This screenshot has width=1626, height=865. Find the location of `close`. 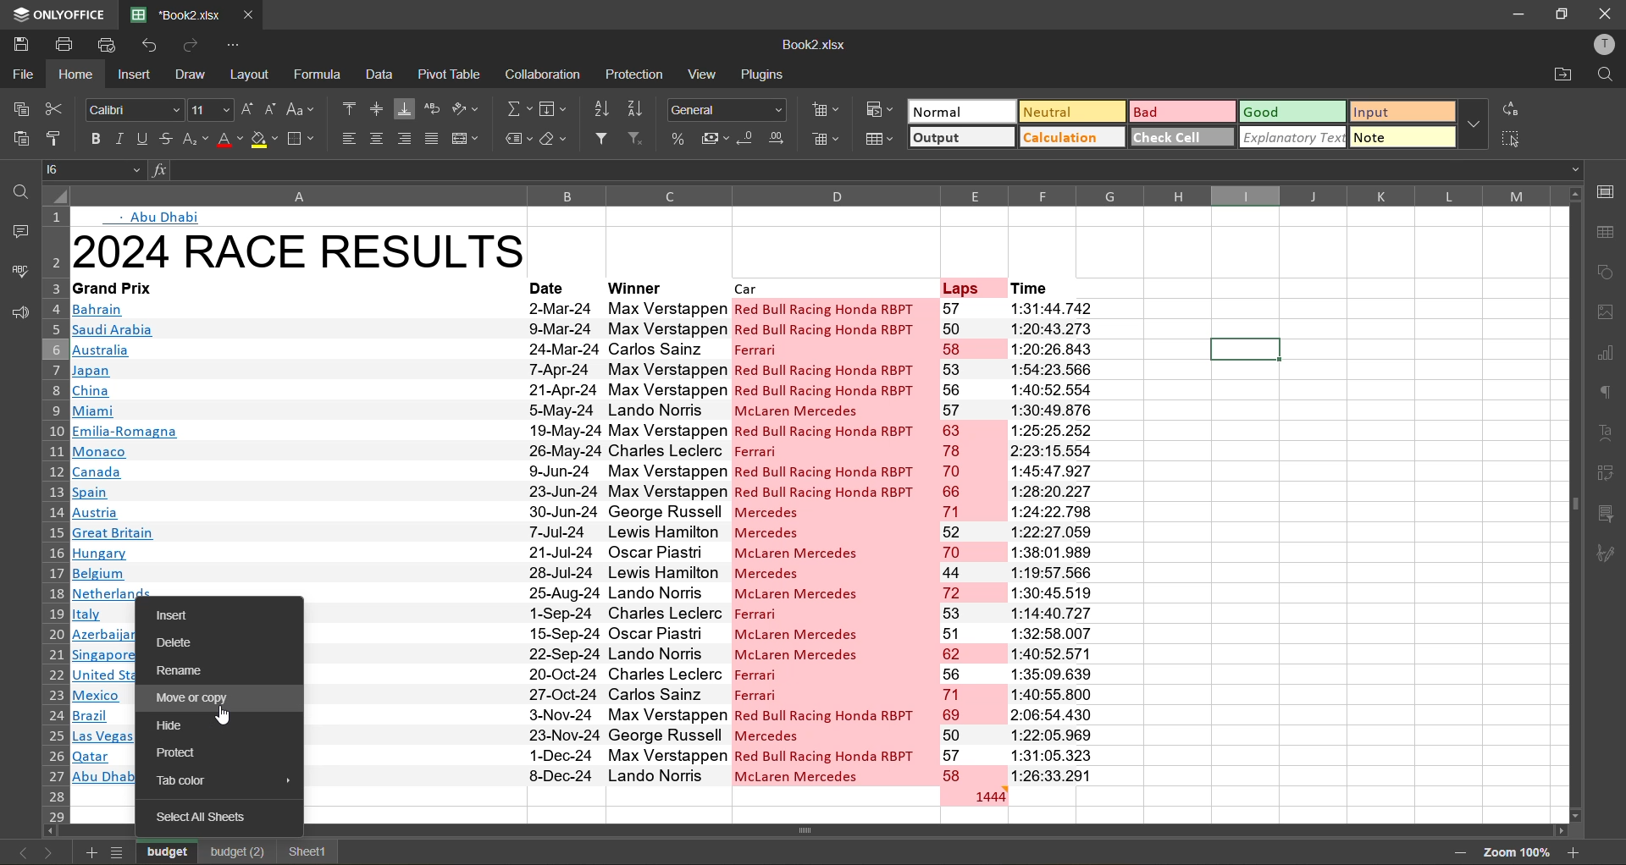

close is located at coordinates (1606, 14).